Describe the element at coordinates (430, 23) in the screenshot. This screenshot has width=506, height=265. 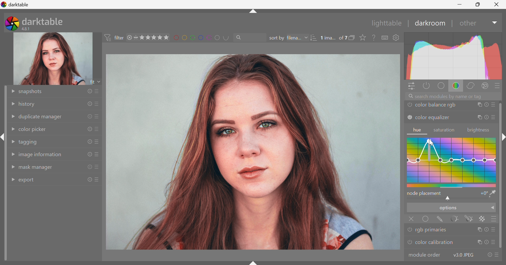
I see `darkroom` at that location.